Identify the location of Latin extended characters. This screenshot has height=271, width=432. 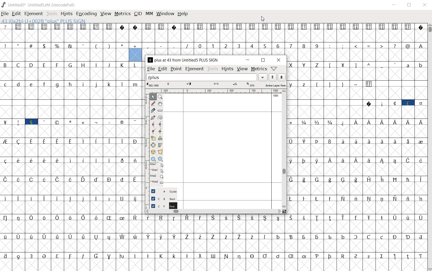
(376, 147).